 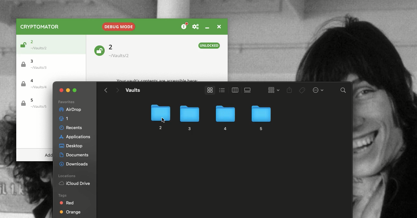 I want to click on 3, so click(x=189, y=118).